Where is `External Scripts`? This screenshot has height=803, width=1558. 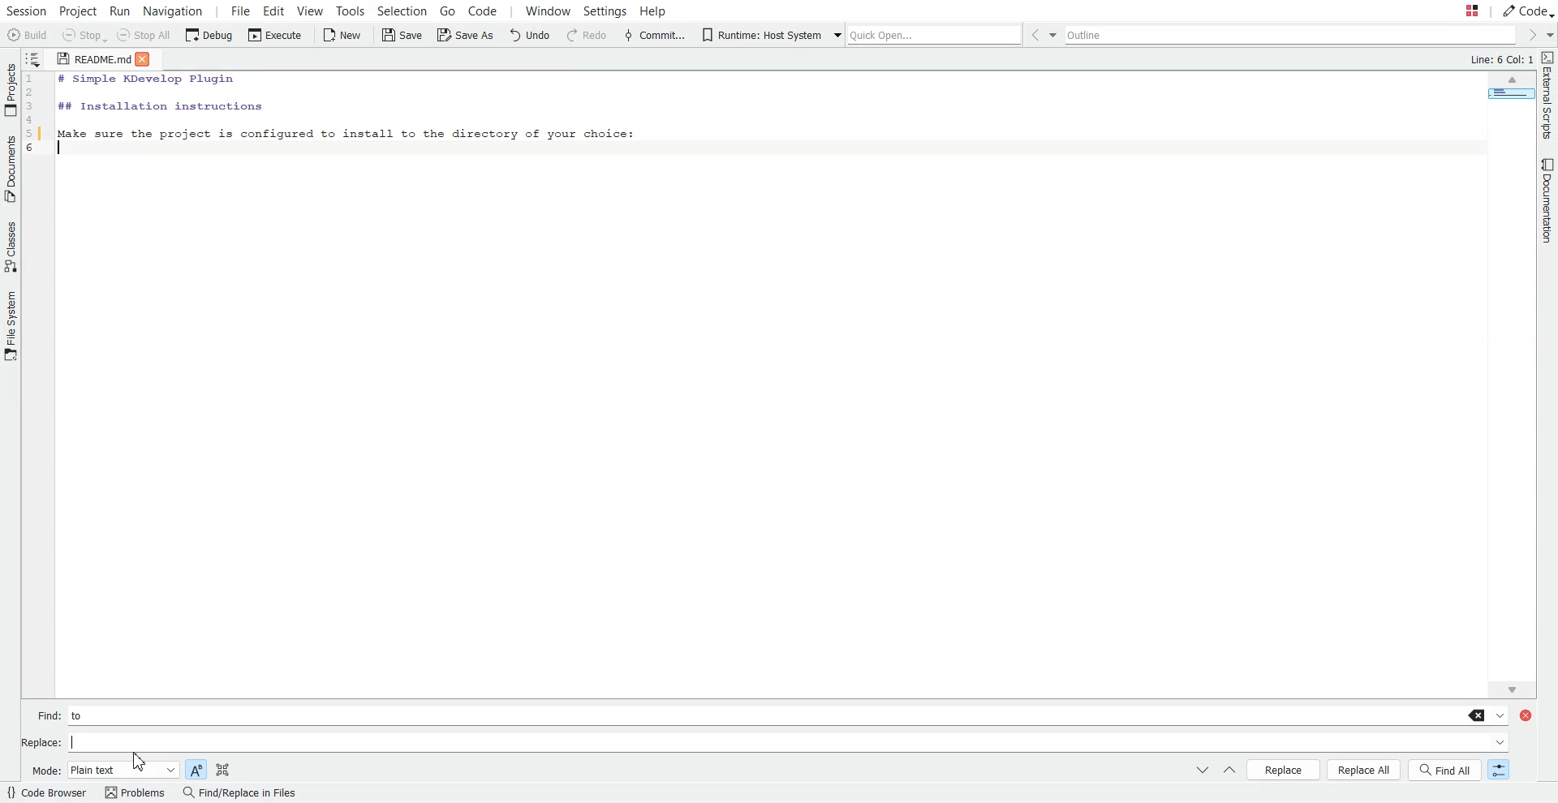 External Scripts is located at coordinates (1548, 96).